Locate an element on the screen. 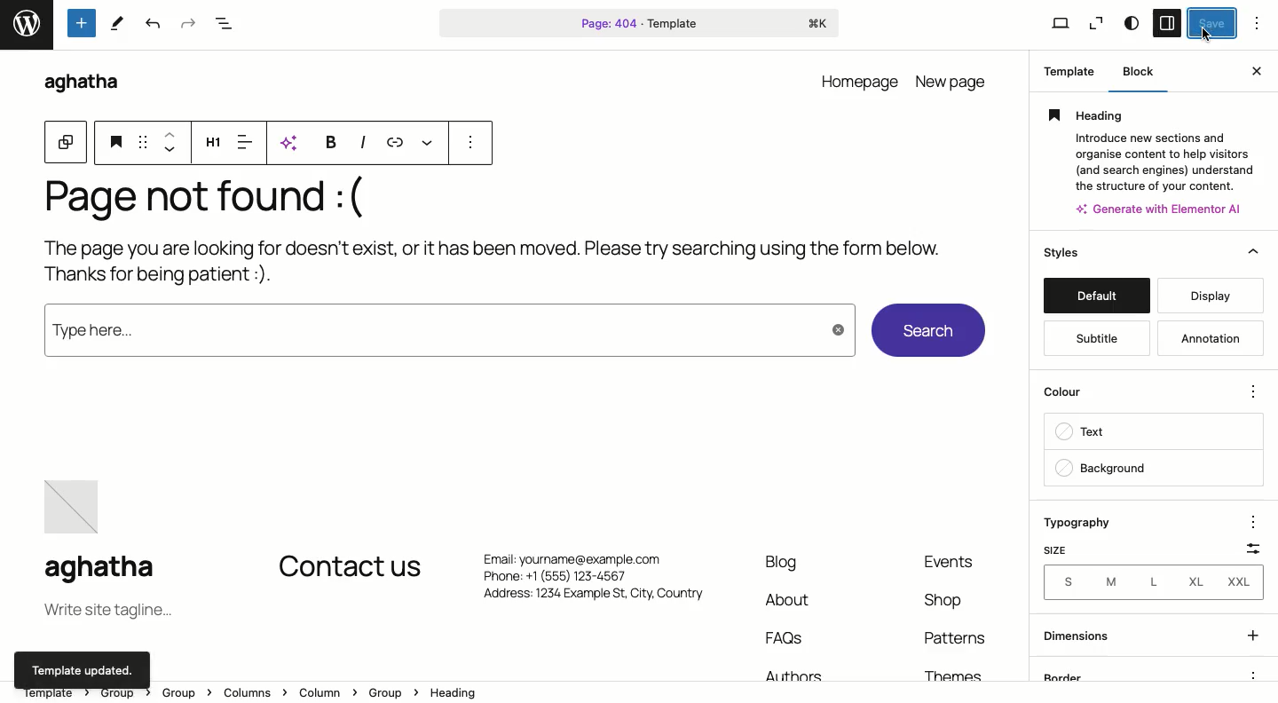  Heading is located at coordinates (116, 140).